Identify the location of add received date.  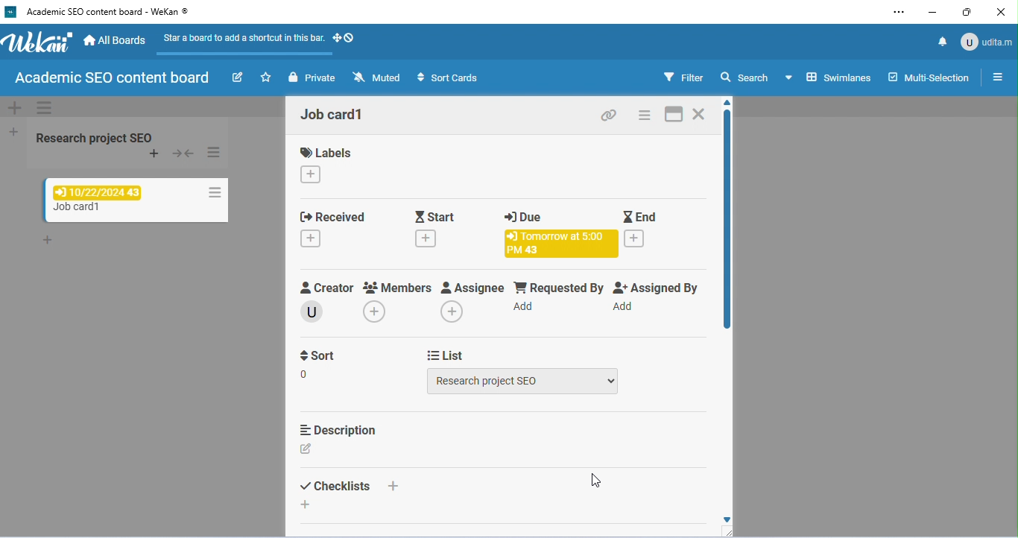
(311, 238).